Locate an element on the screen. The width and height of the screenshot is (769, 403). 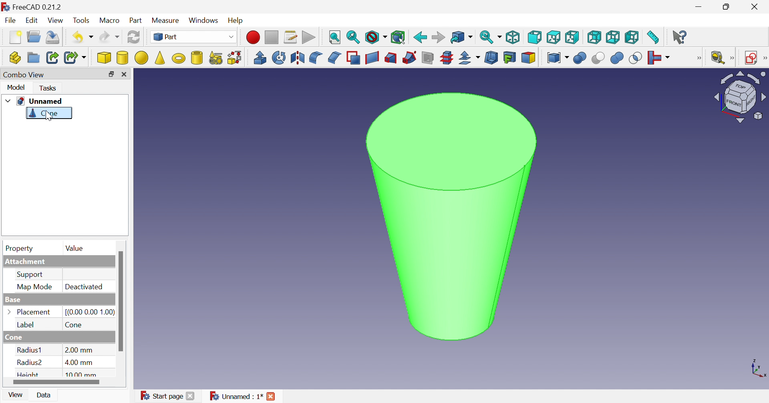
Unnamed is located at coordinates (41, 101).